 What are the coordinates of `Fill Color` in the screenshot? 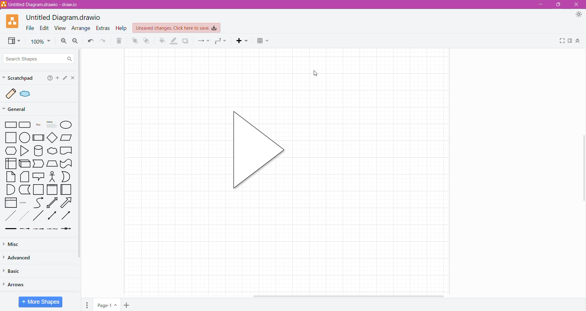 It's located at (162, 41).